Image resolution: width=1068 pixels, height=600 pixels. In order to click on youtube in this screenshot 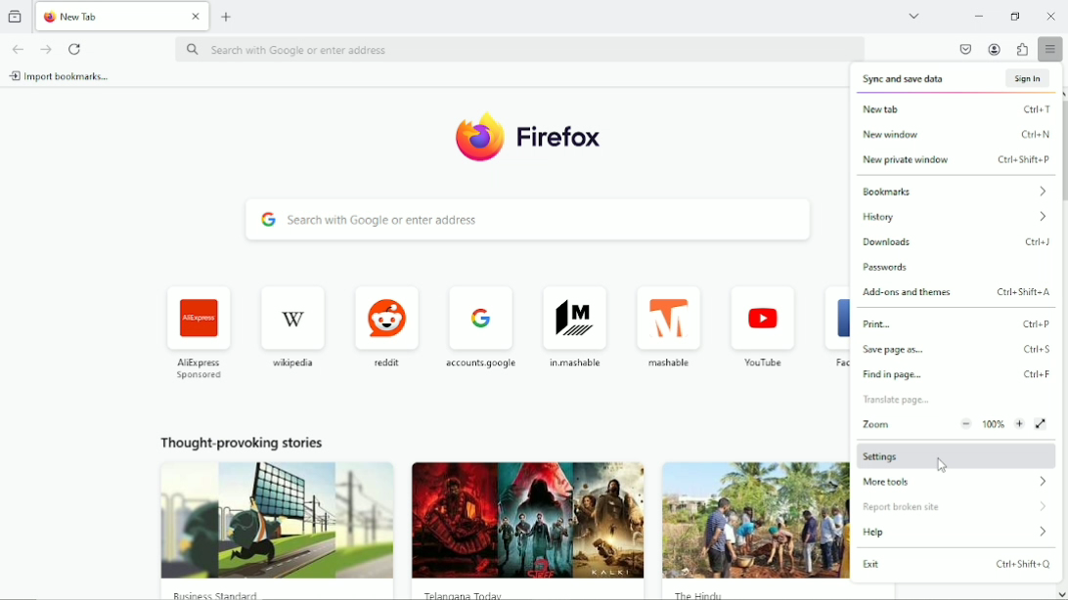, I will do `click(764, 324)`.